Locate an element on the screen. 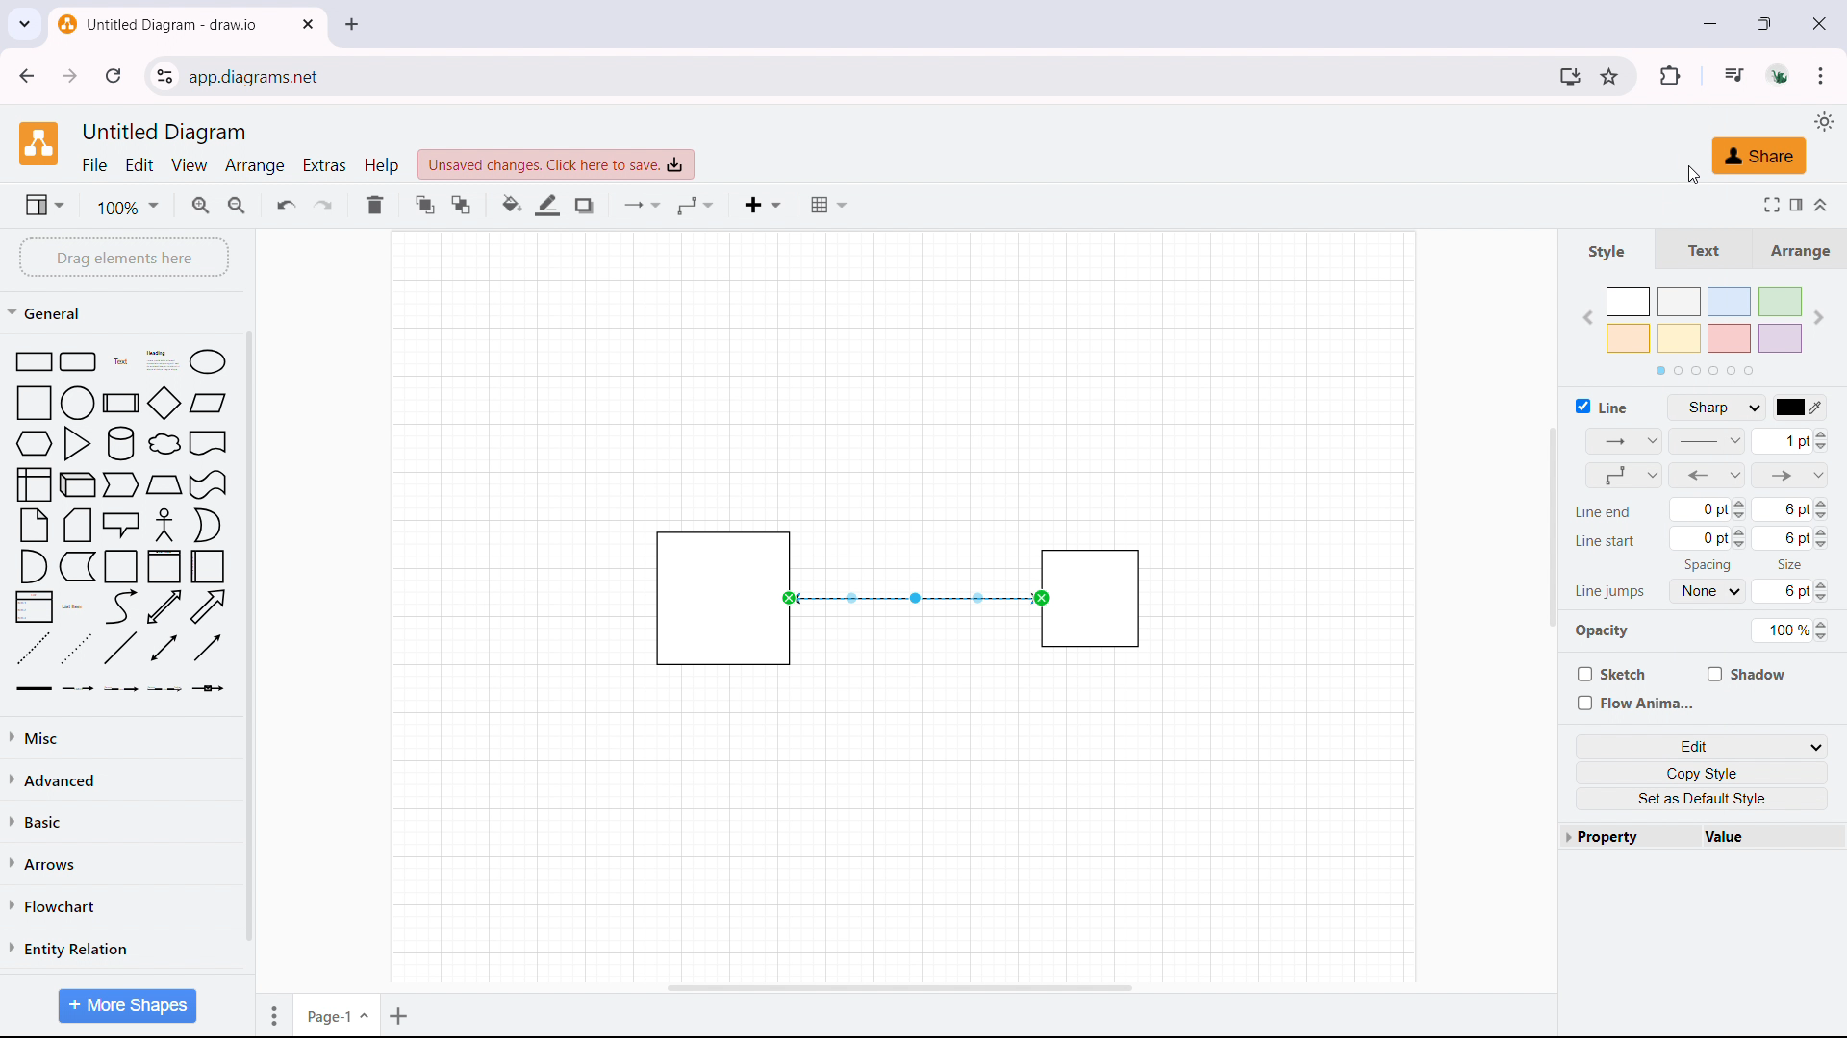 This screenshot has width=1847, height=1038. click to go forward, hold to see history is located at coordinates (70, 76).